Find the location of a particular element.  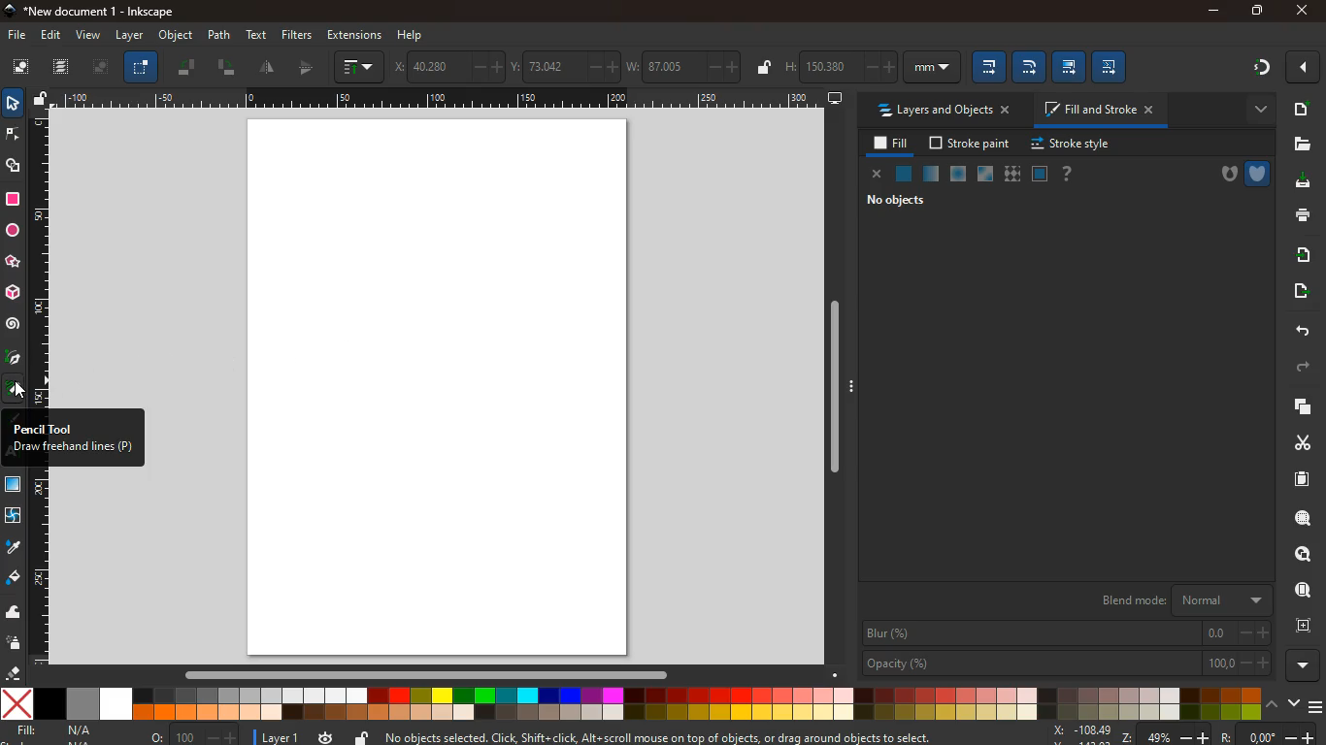

help is located at coordinates (1065, 174).